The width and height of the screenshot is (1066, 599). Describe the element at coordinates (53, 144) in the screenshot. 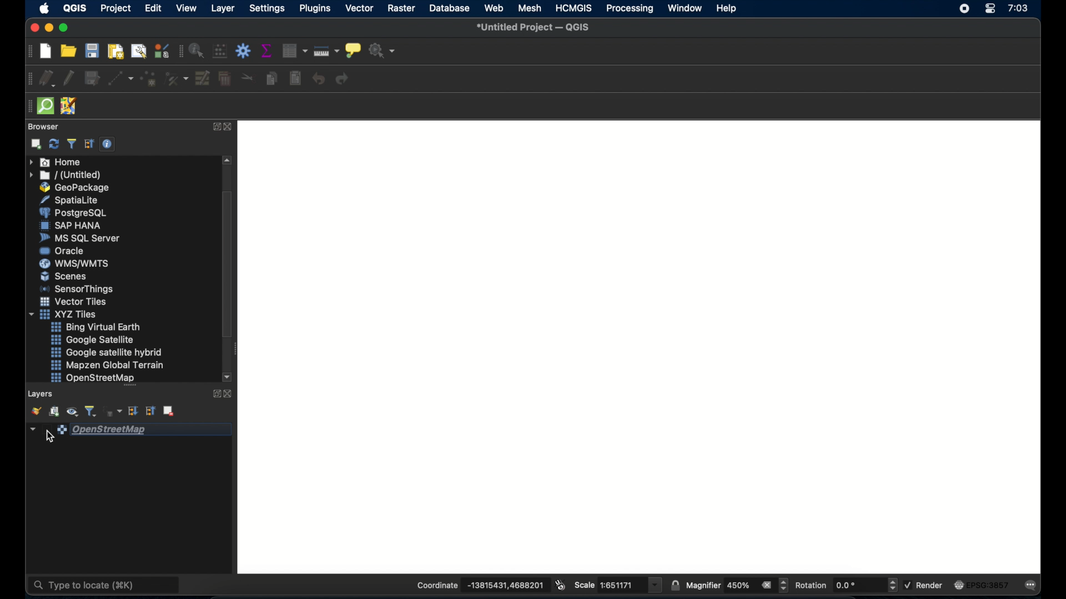

I see `refresh` at that location.